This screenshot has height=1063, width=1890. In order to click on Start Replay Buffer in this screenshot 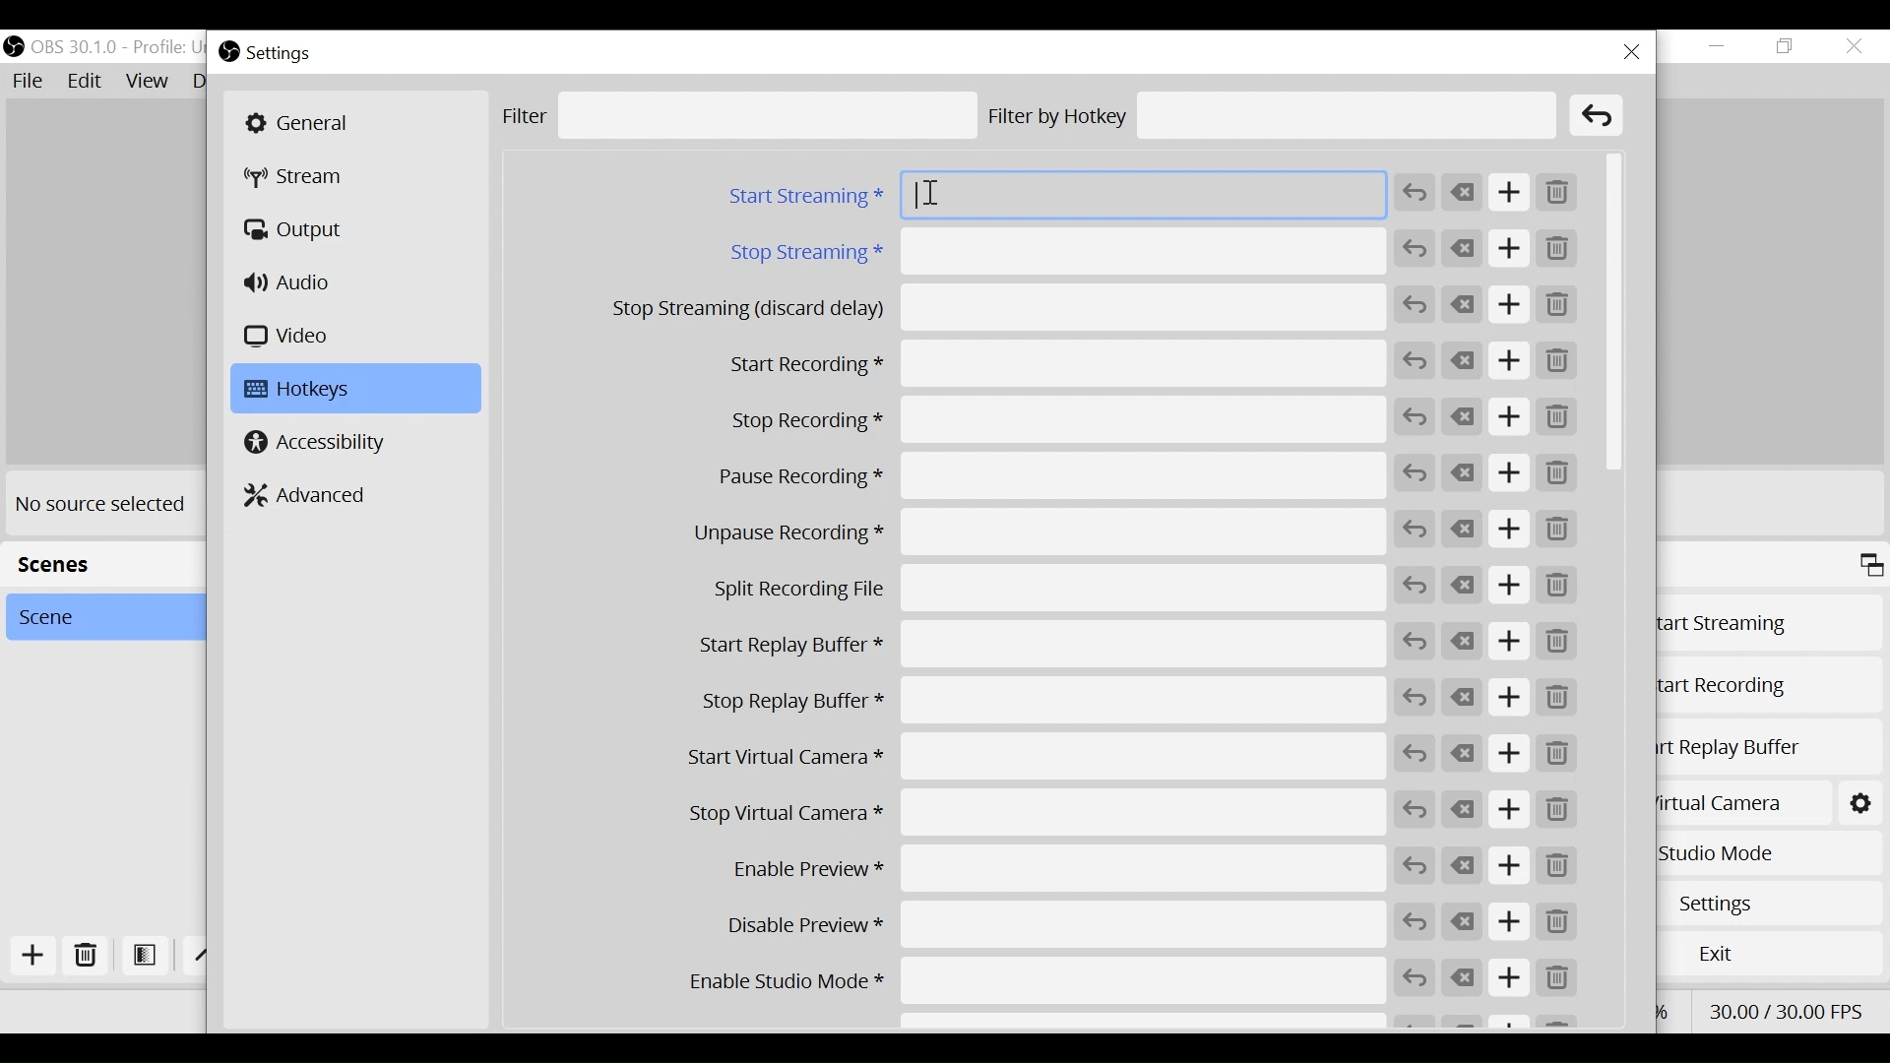, I will do `click(1768, 747)`.